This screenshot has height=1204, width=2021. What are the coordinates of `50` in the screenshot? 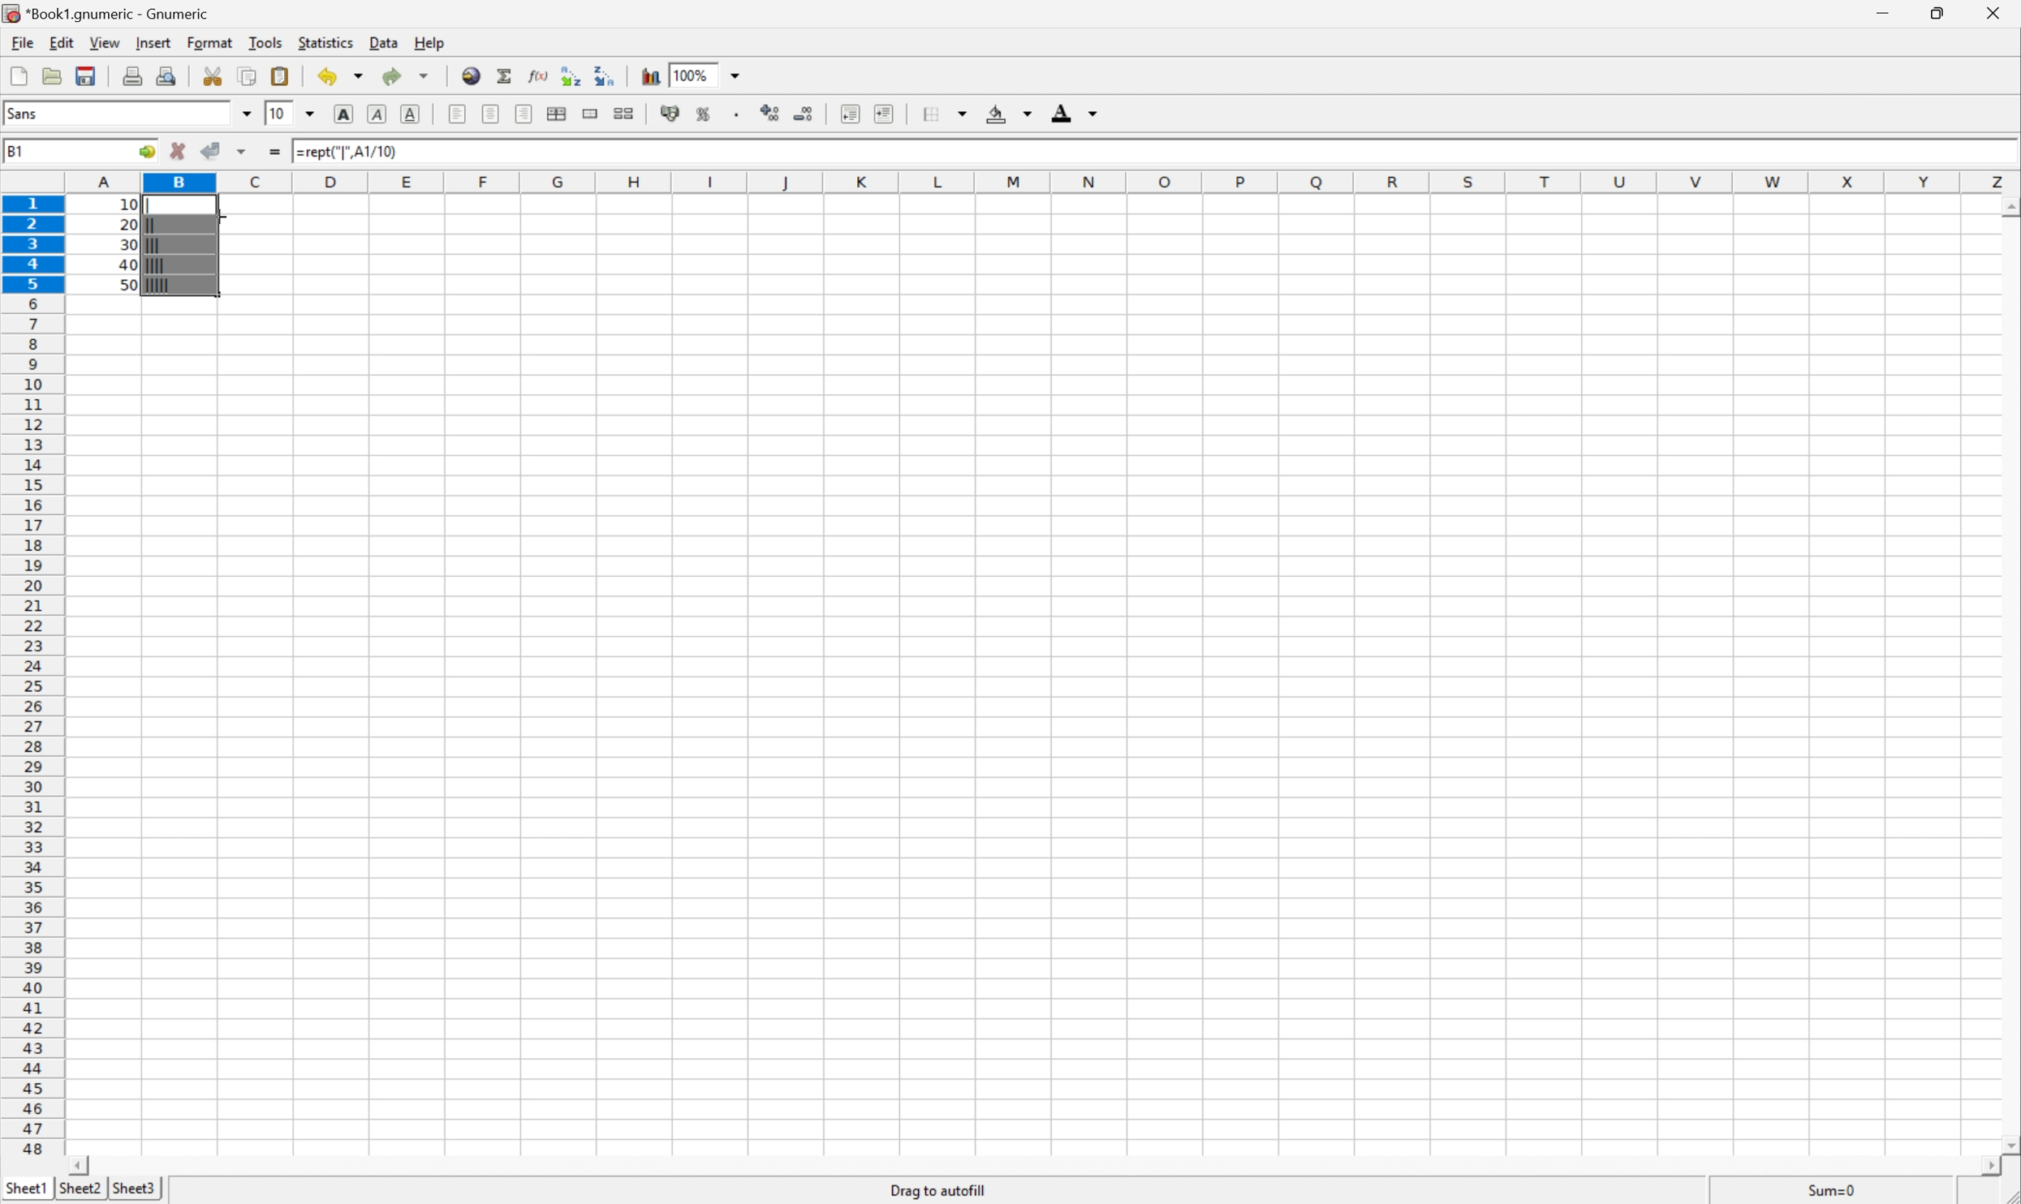 It's located at (129, 286).